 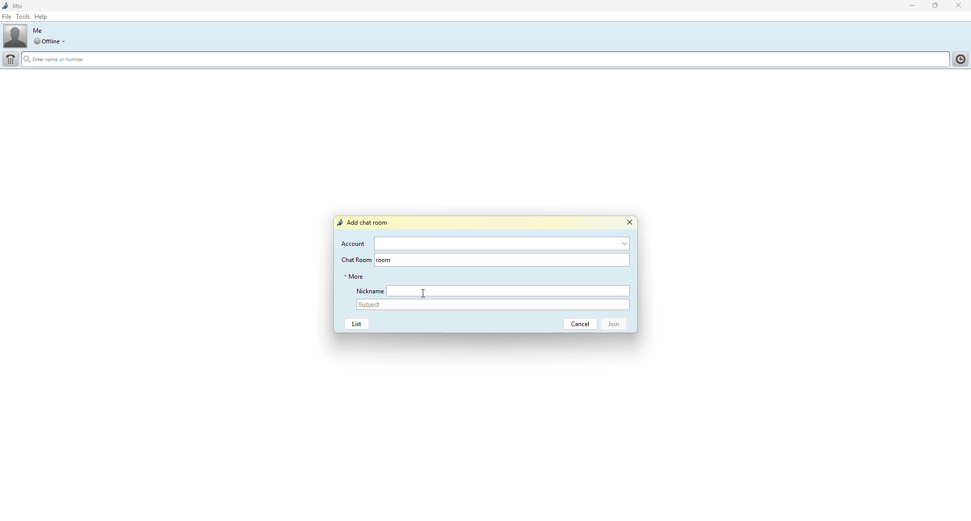 What do you see at coordinates (354, 243) in the screenshot?
I see `account` at bounding box center [354, 243].